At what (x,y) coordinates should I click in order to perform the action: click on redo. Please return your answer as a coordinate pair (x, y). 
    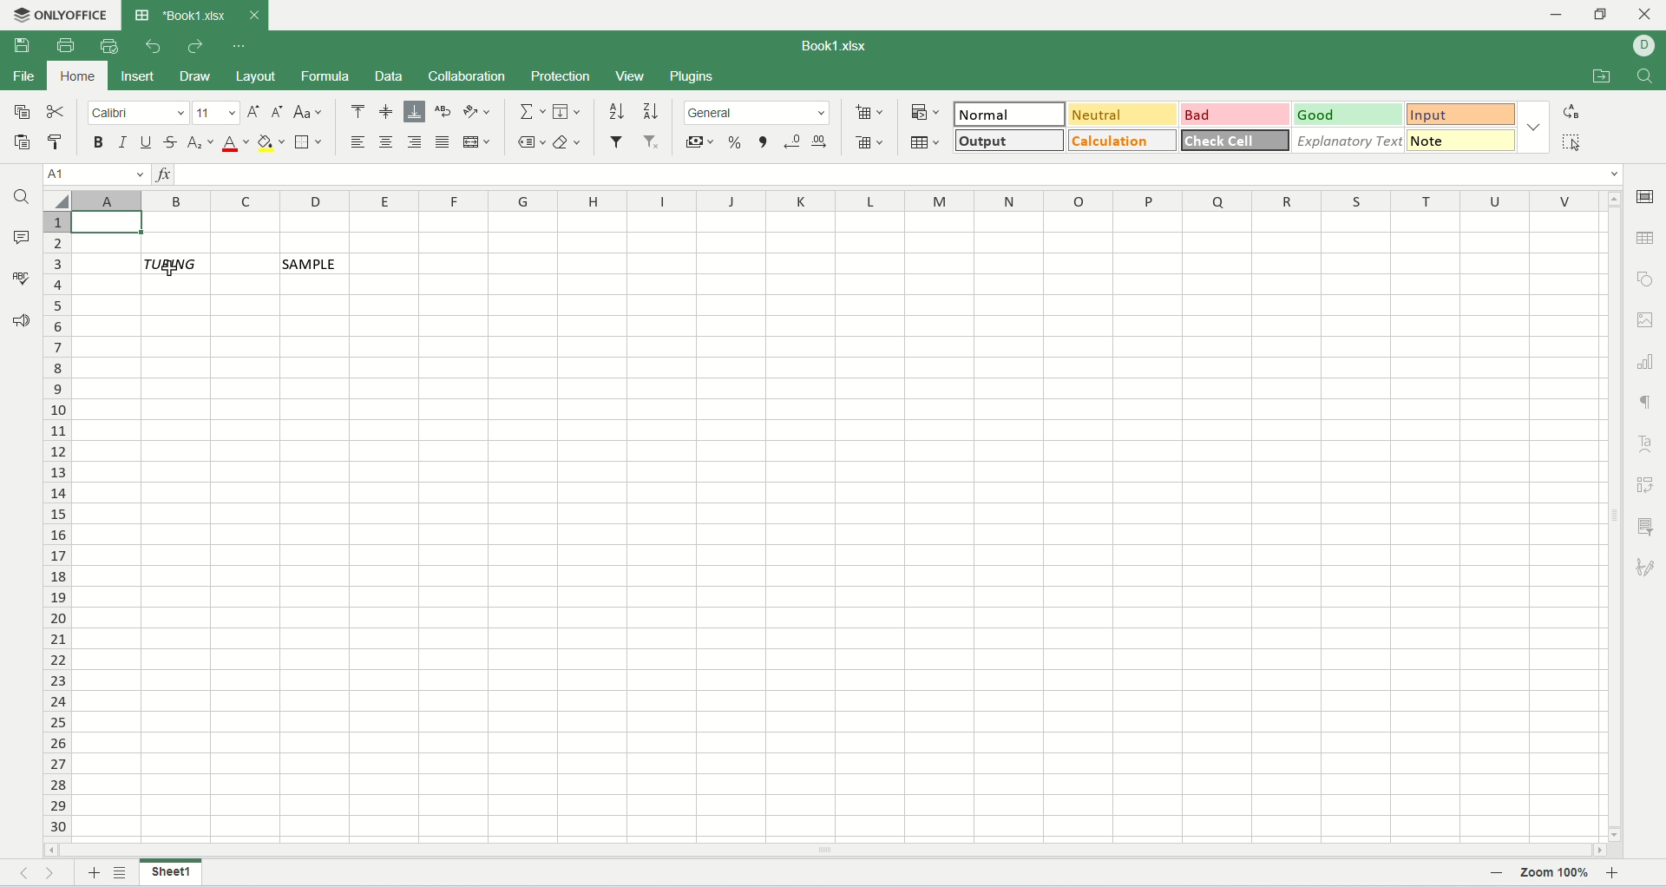
    Looking at the image, I should click on (193, 47).